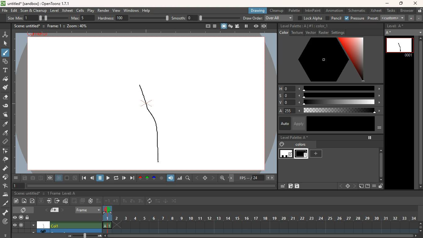 The width and height of the screenshot is (423, 238). Describe the element at coordinates (70, 231) in the screenshot. I see `another scenario` at that location.